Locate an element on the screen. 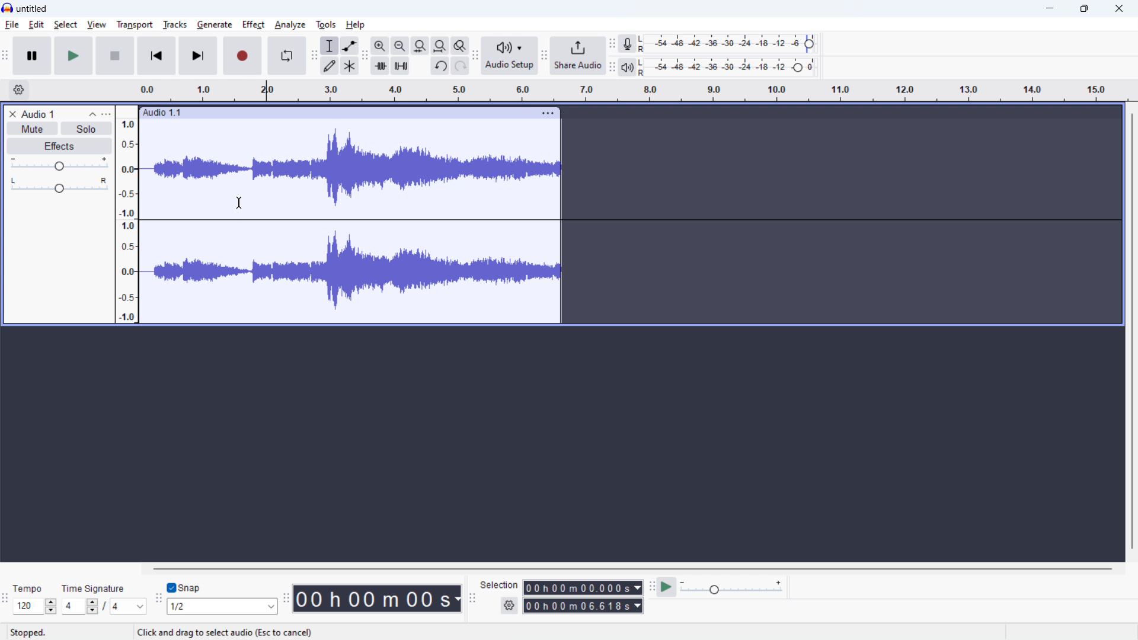 This screenshot has height=640, width=1138. pause is located at coordinates (32, 56).